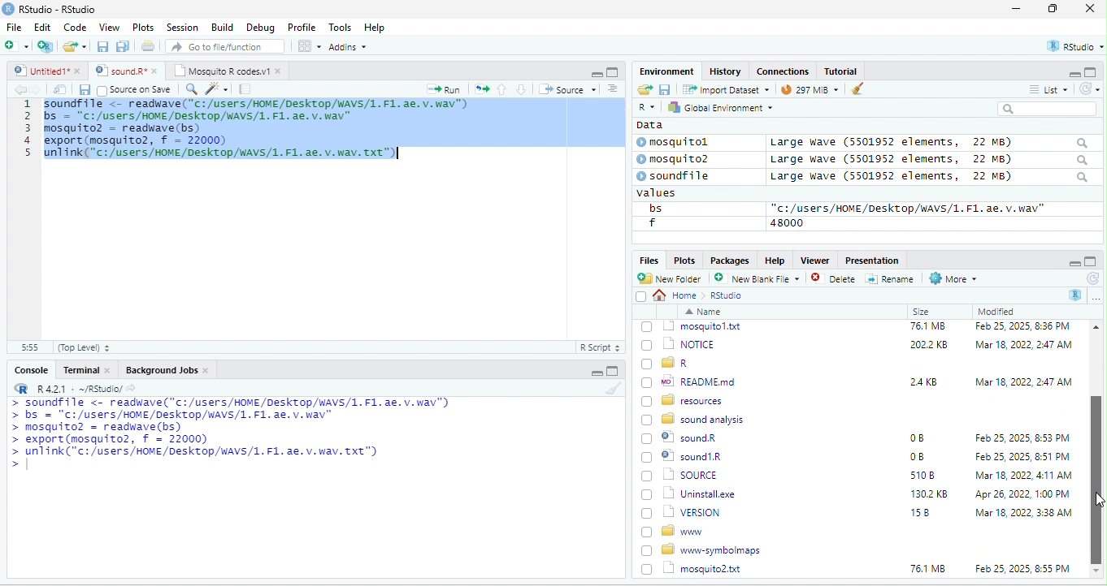  I want to click on more, so click(1096, 297).